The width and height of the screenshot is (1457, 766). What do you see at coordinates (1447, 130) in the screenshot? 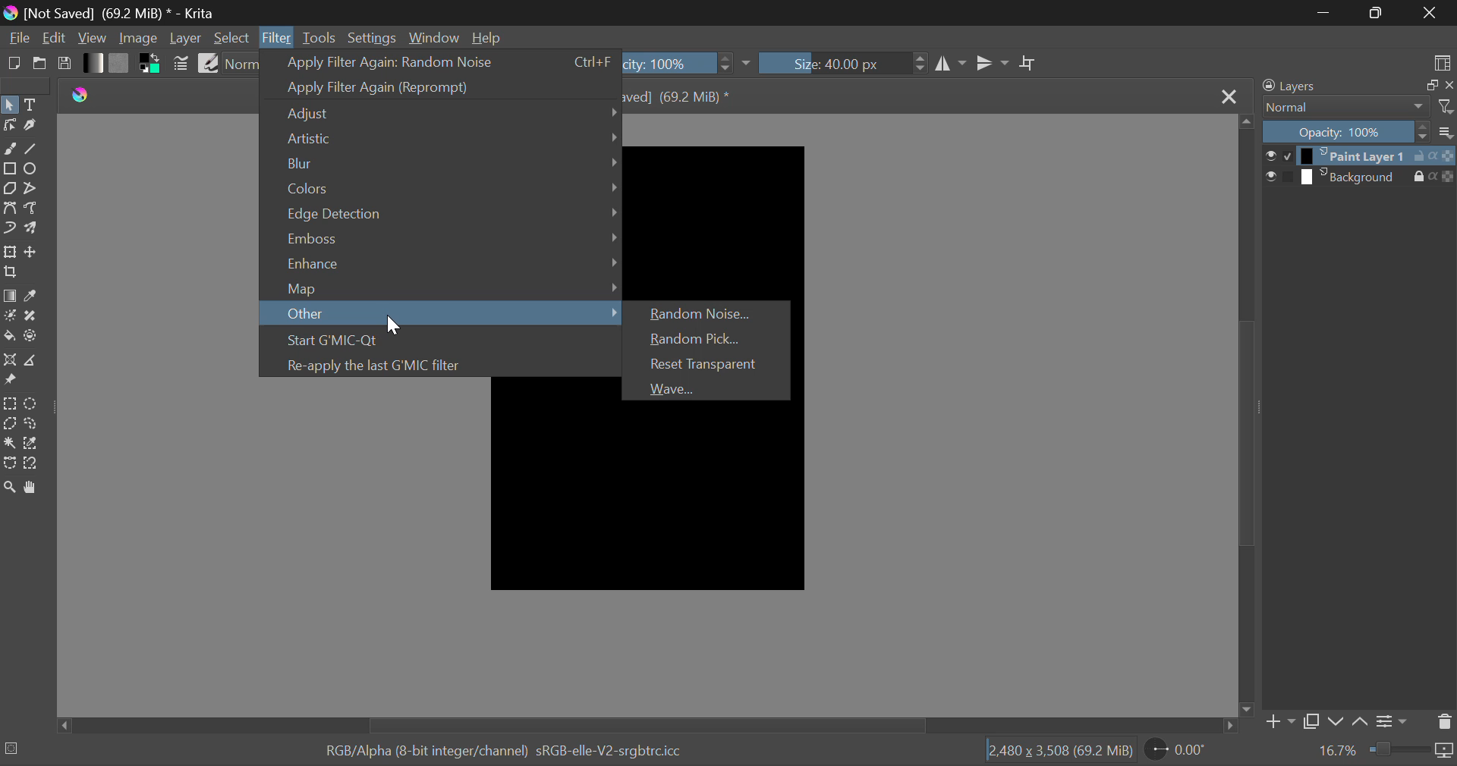
I see `options` at bounding box center [1447, 130].